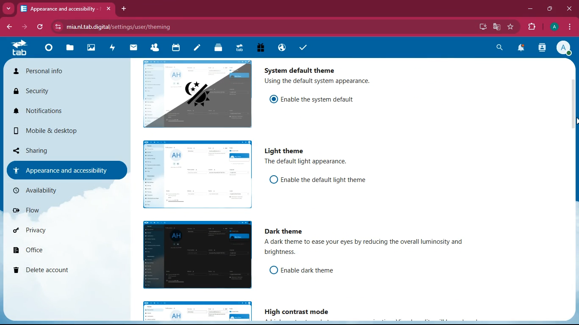 Image resolution: width=579 pixels, height=325 pixels. What do you see at coordinates (260, 47) in the screenshot?
I see `gift` at bounding box center [260, 47].